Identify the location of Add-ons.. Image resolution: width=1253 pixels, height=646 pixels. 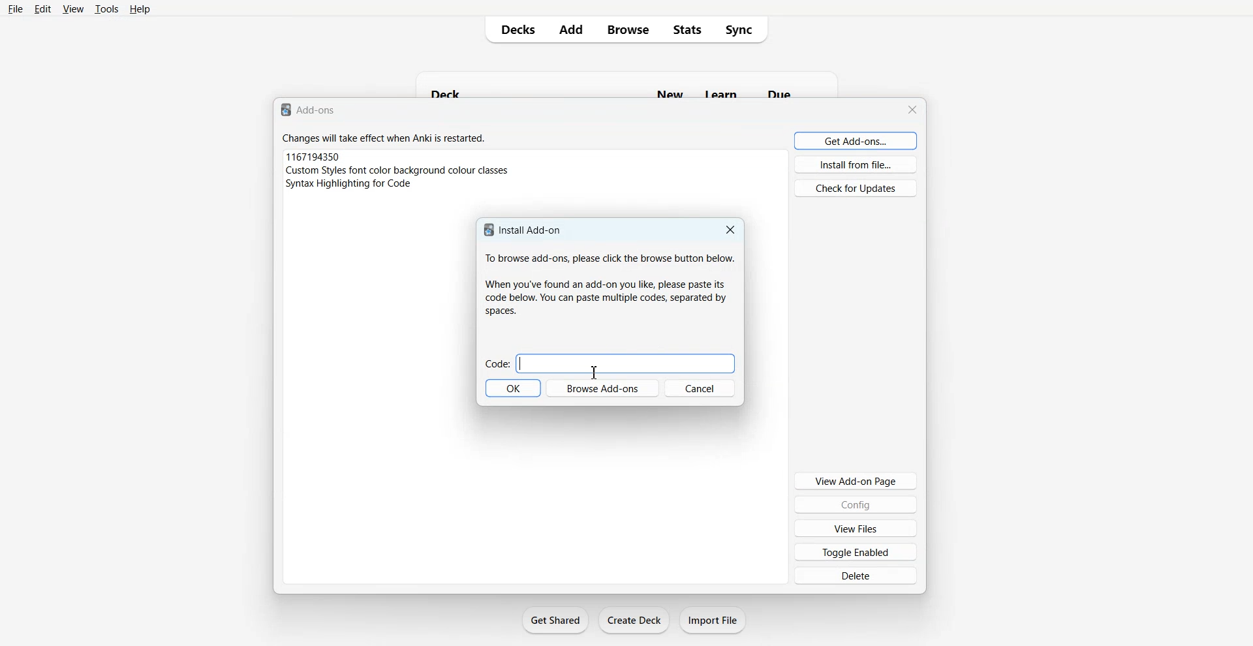
(311, 110).